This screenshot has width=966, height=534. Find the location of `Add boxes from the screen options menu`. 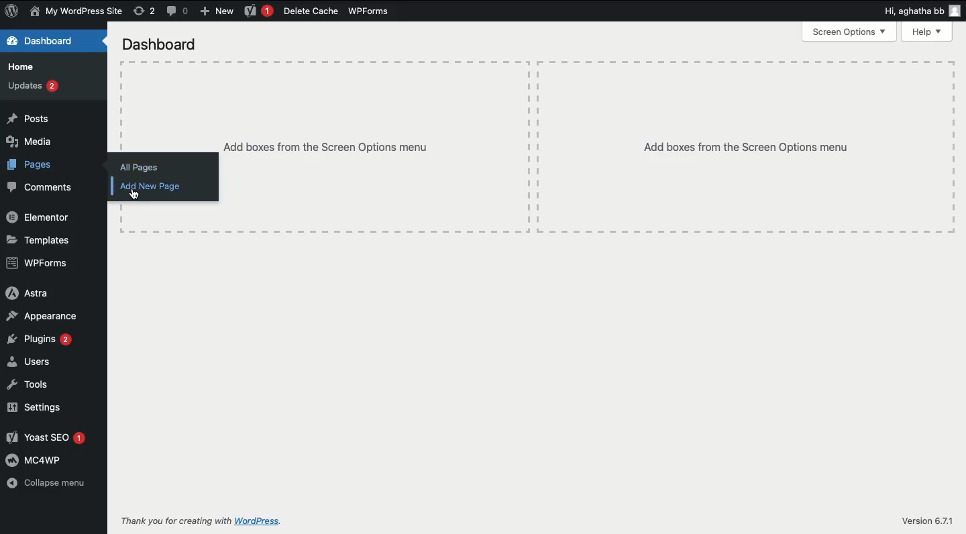

Add boxes from the screen options menu is located at coordinates (740, 148).